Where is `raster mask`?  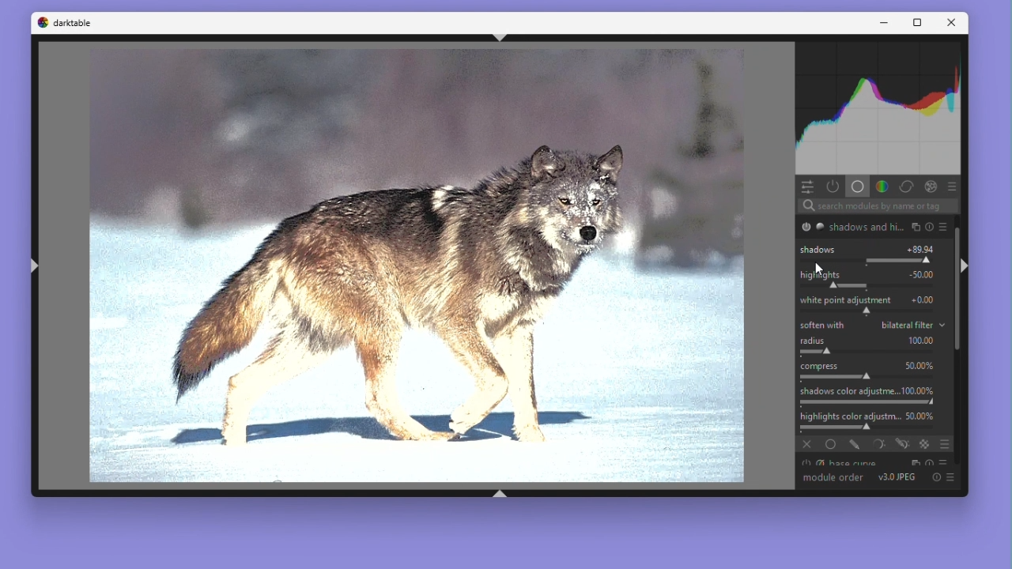 raster mask is located at coordinates (926, 446).